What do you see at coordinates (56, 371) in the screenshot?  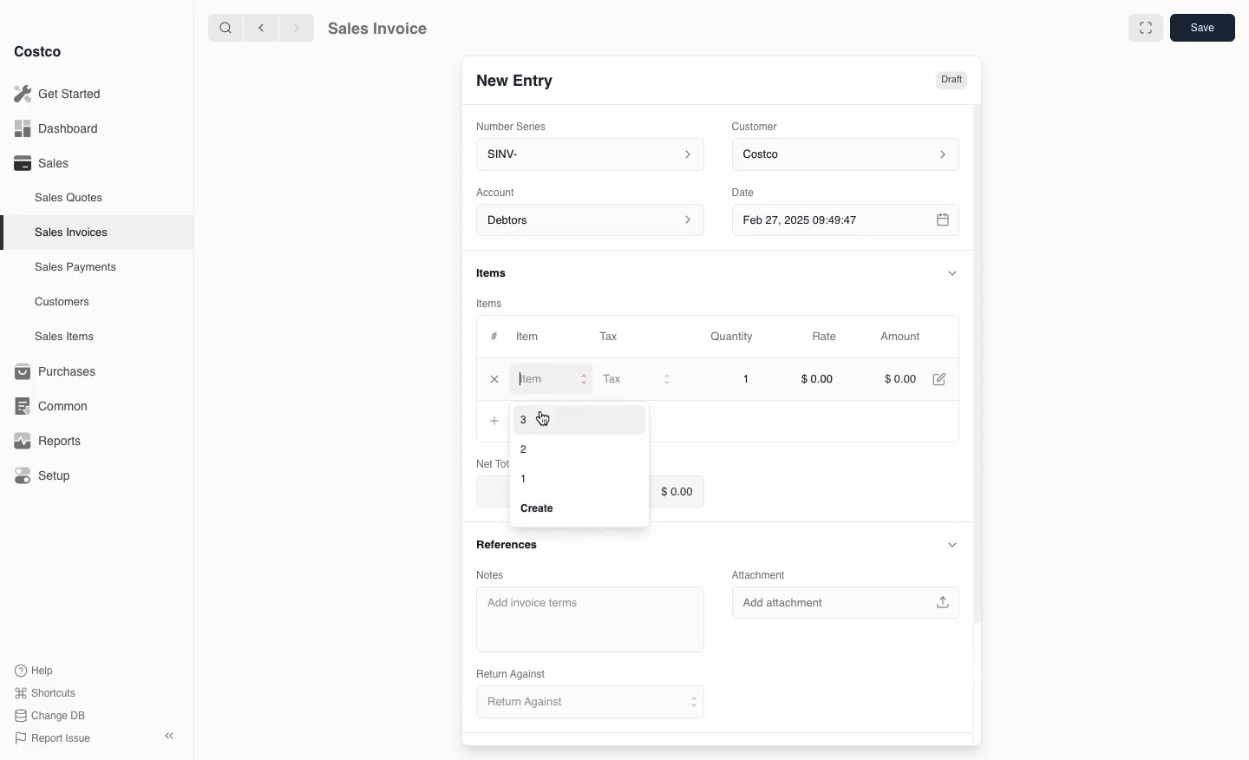 I see `Purchases` at bounding box center [56, 371].